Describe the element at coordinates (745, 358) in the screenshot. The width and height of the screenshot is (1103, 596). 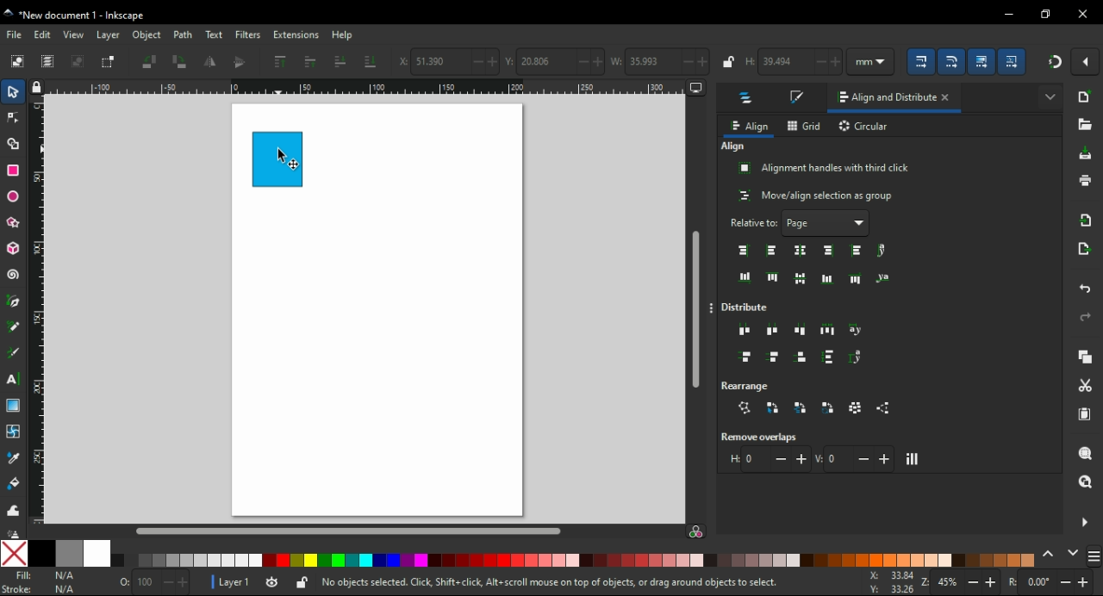
I see `distribute vertically with even spacing between top edges` at that location.